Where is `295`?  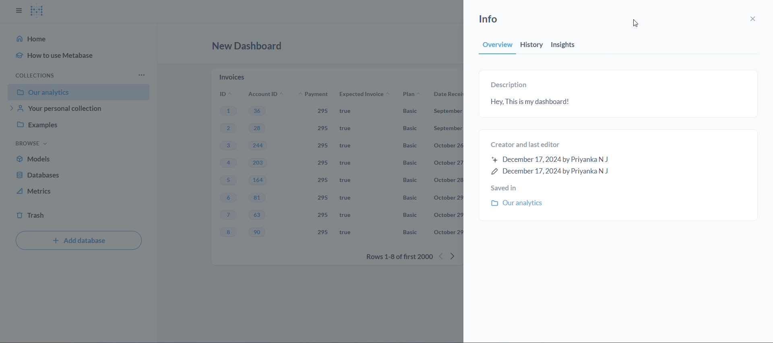
295 is located at coordinates (323, 145).